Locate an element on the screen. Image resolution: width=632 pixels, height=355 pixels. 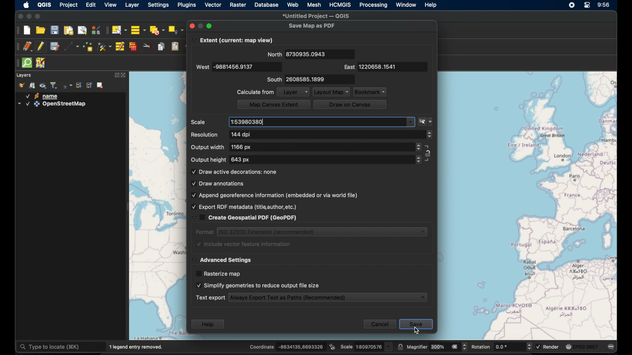
lock scale is located at coordinates (401, 347).